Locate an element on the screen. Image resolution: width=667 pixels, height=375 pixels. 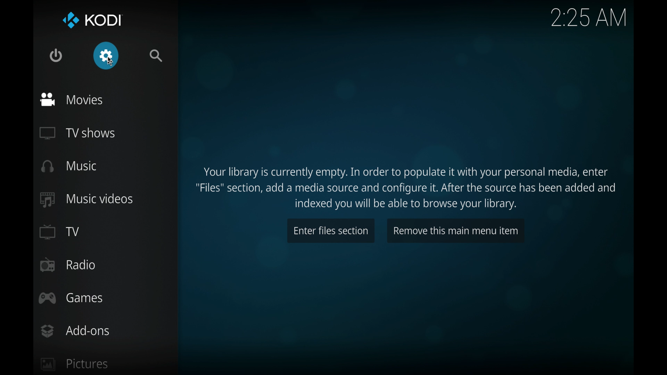
quit kodi is located at coordinates (56, 55).